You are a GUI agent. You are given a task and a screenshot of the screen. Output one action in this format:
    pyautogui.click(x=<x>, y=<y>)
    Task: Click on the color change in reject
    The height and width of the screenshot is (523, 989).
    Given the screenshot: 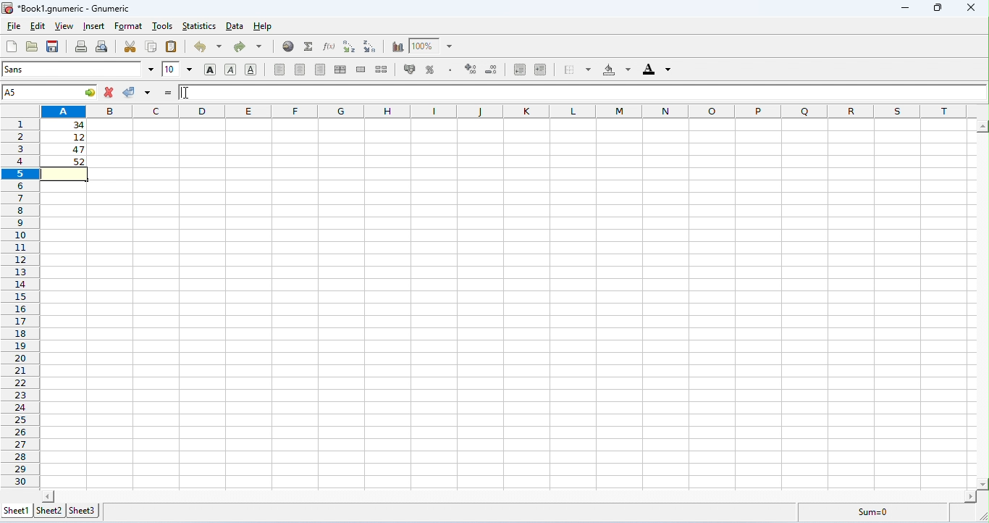 What is the action you would take?
    pyautogui.click(x=109, y=92)
    